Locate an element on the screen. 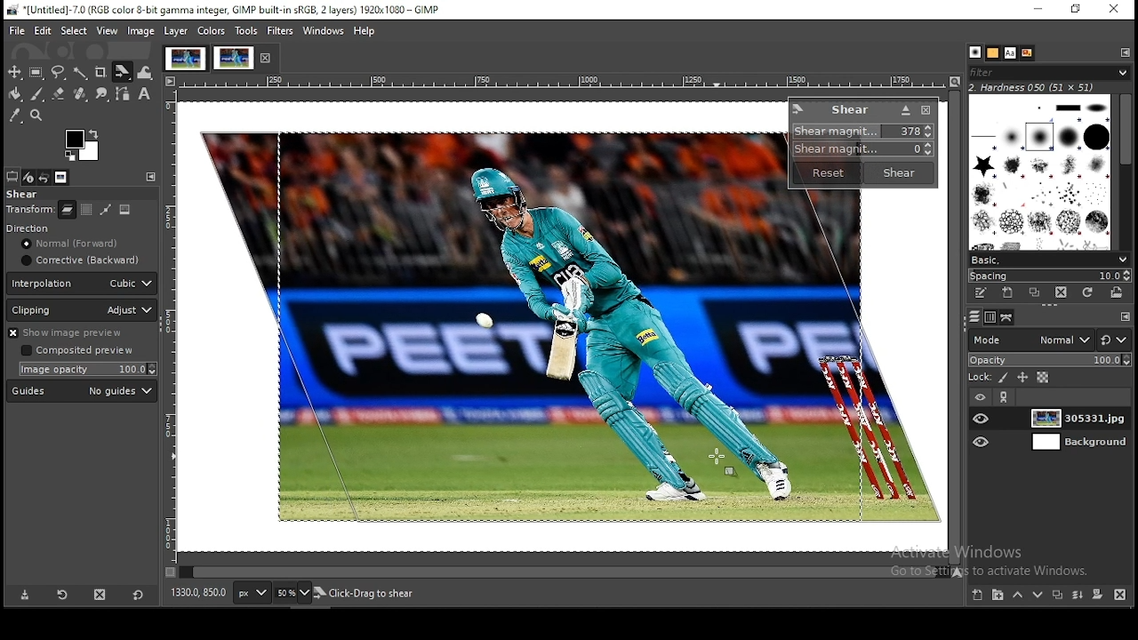  tool options is located at coordinates (12, 177).